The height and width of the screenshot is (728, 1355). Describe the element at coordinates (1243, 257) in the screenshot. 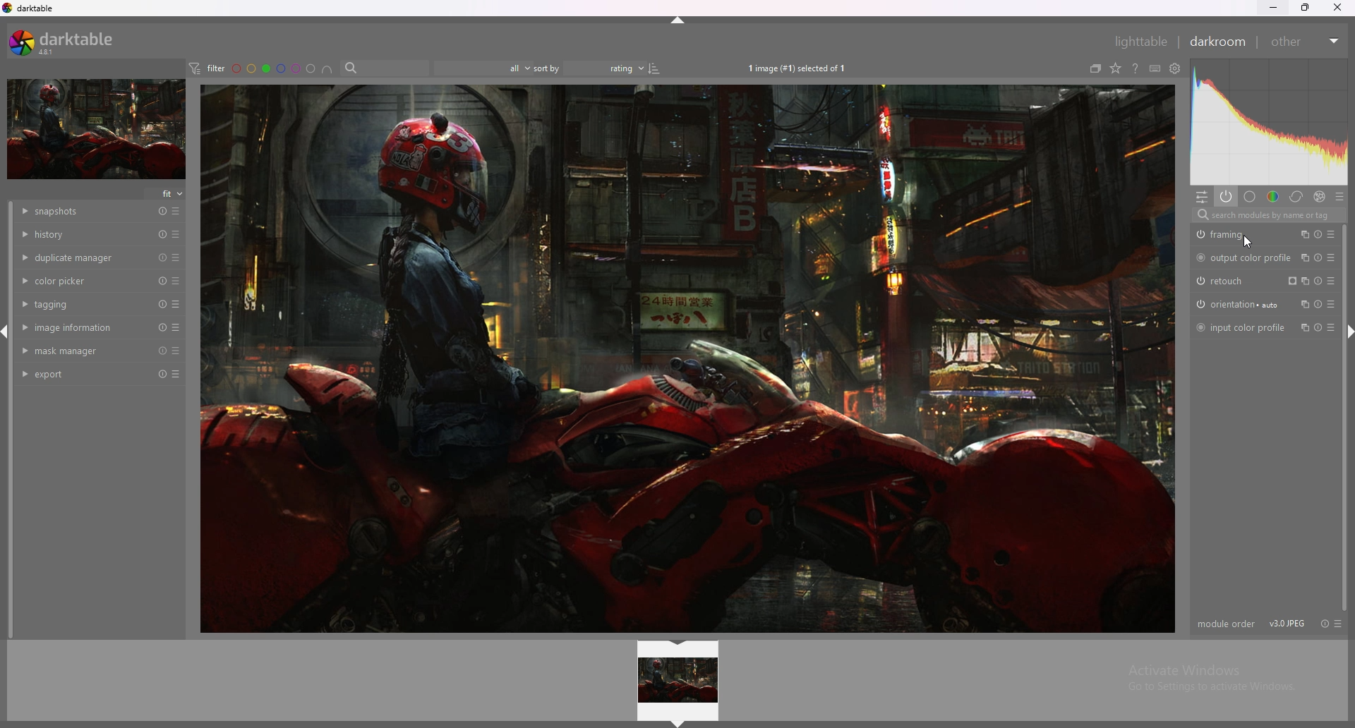

I see `output color profile` at that location.